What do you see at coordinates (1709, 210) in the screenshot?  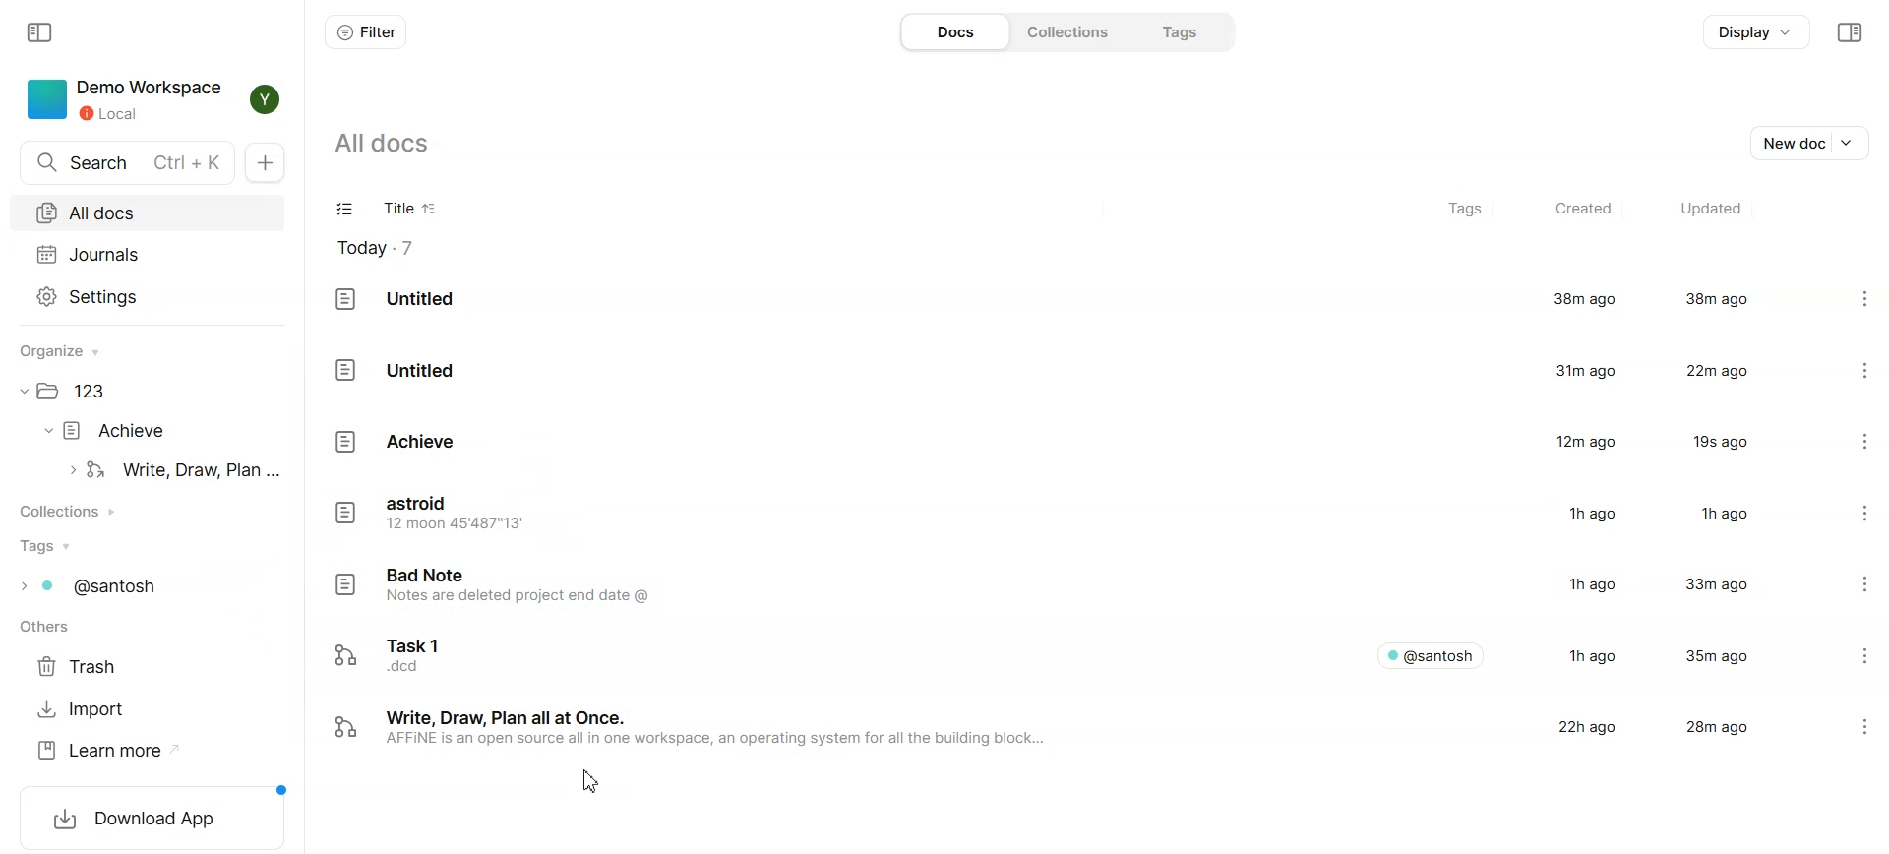 I see `Updated` at bounding box center [1709, 210].